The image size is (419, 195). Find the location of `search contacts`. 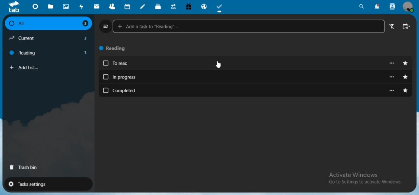

search contacts is located at coordinates (393, 6).